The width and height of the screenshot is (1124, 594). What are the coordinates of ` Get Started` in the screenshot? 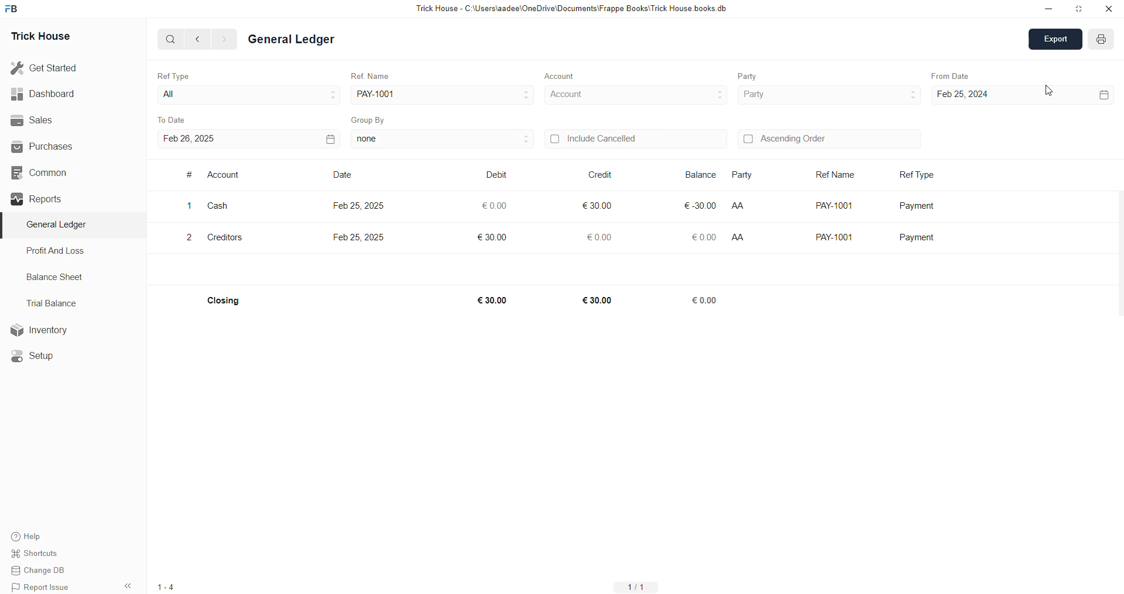 It's located at (44, 67).